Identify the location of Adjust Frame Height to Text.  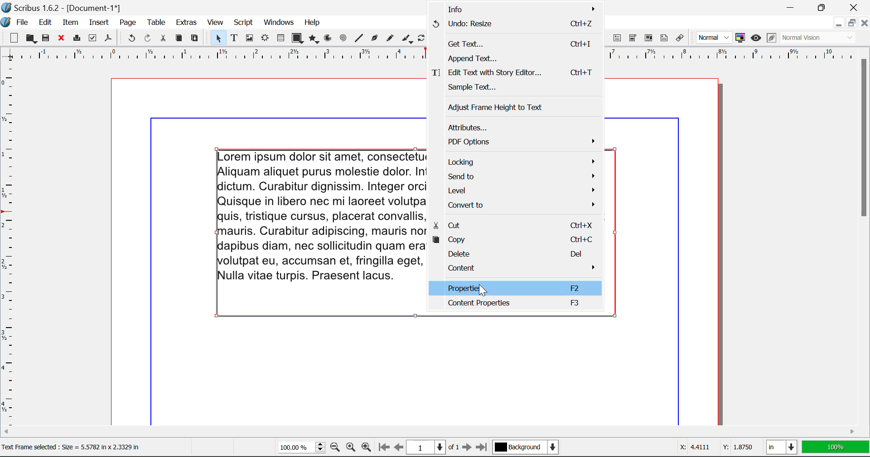
(516, 109).